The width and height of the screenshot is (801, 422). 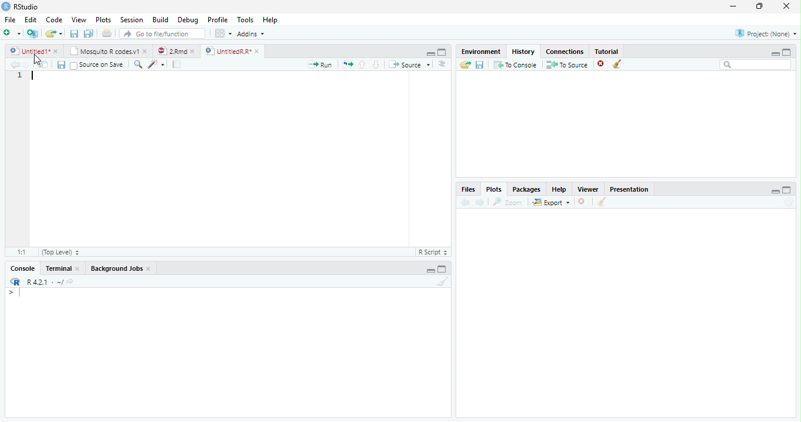 I want to click on Next plot, so click(x=480, y=202).